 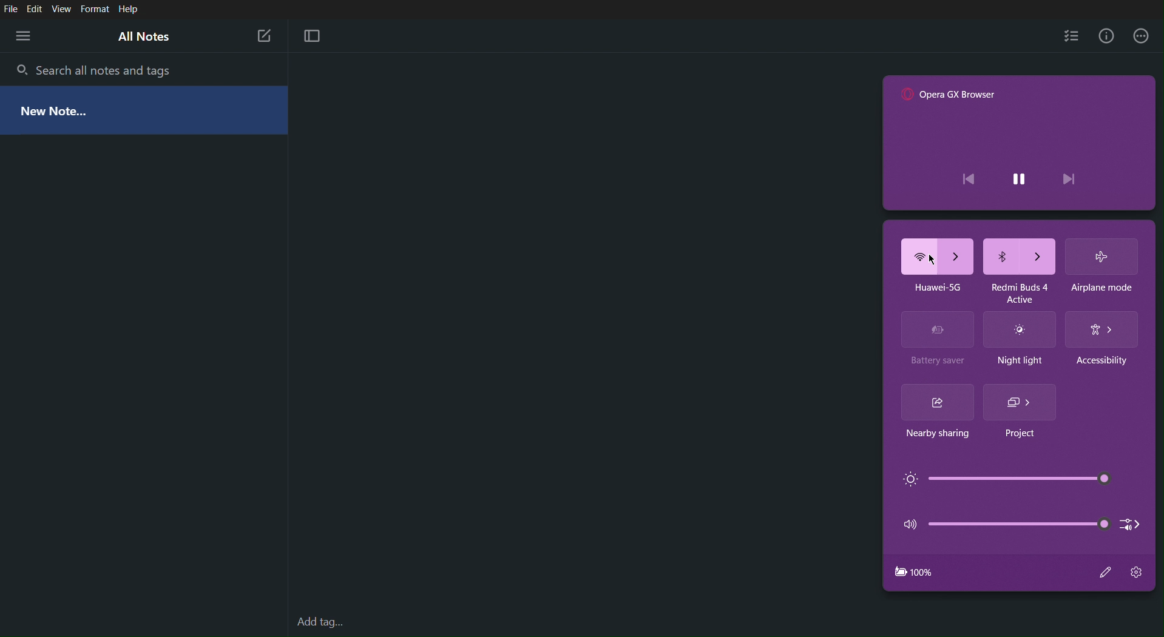 I want to click on File, so click(x=12, y=9).